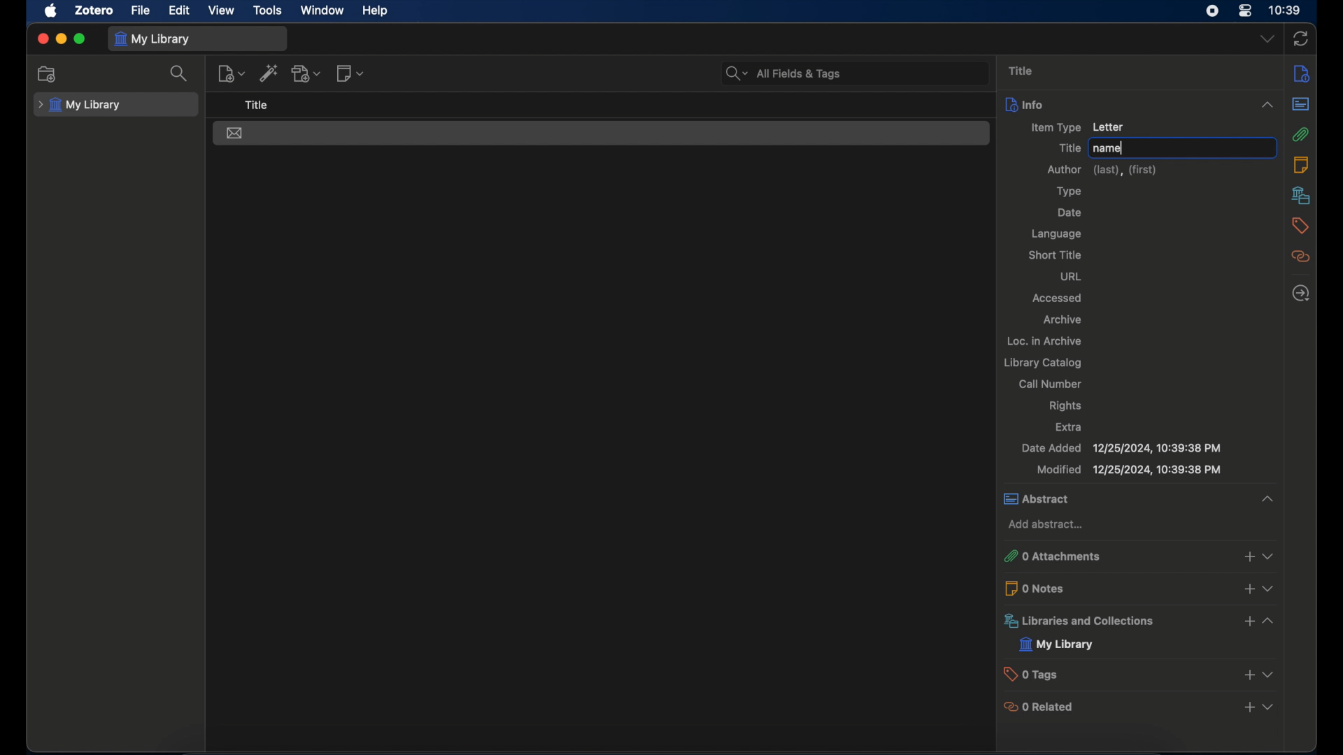 Image resolution: width=1343 pixels, height=755 pixels. I want to click on time, so click(1285, 10).